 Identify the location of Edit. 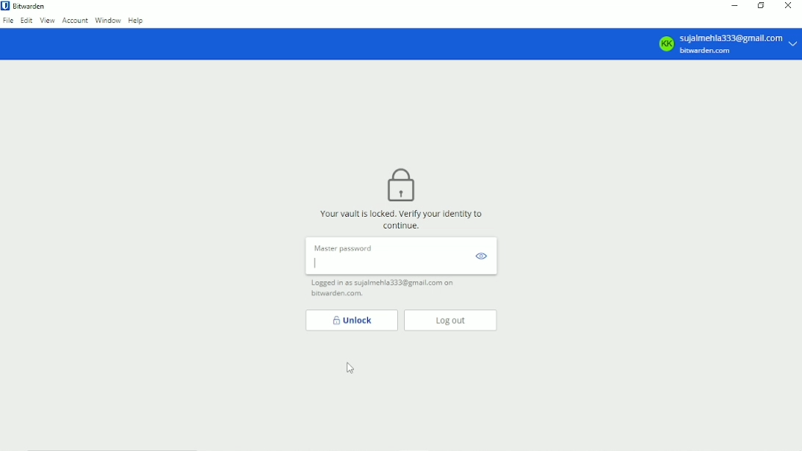
(27, 21).